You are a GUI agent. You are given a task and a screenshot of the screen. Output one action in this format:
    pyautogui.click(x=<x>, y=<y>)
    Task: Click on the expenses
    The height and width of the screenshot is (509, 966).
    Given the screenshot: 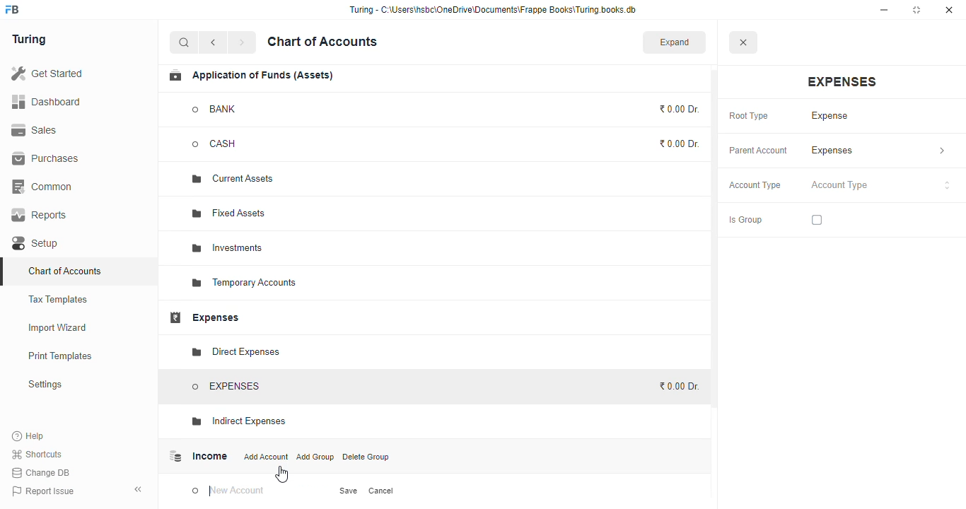 What is the action you would take?
    pyautogui.click(x=204, y=317)
    